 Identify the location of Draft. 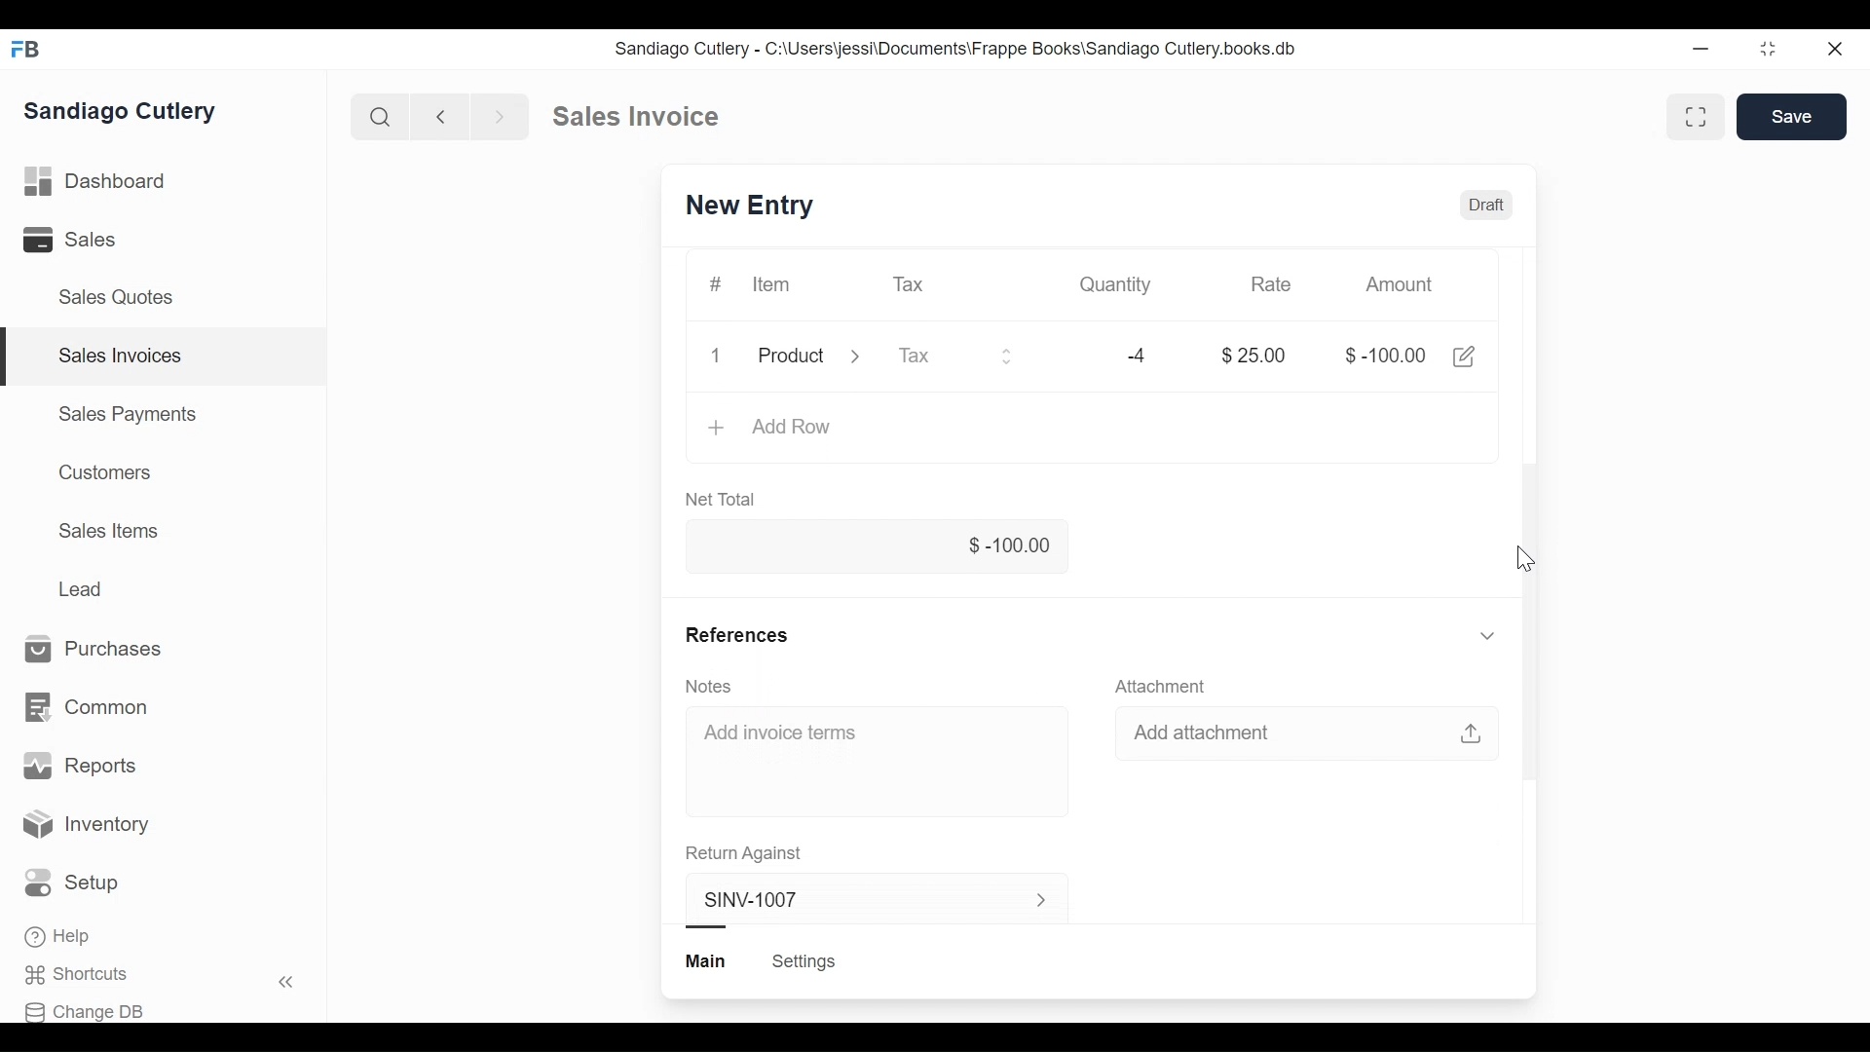
(1486, 205).